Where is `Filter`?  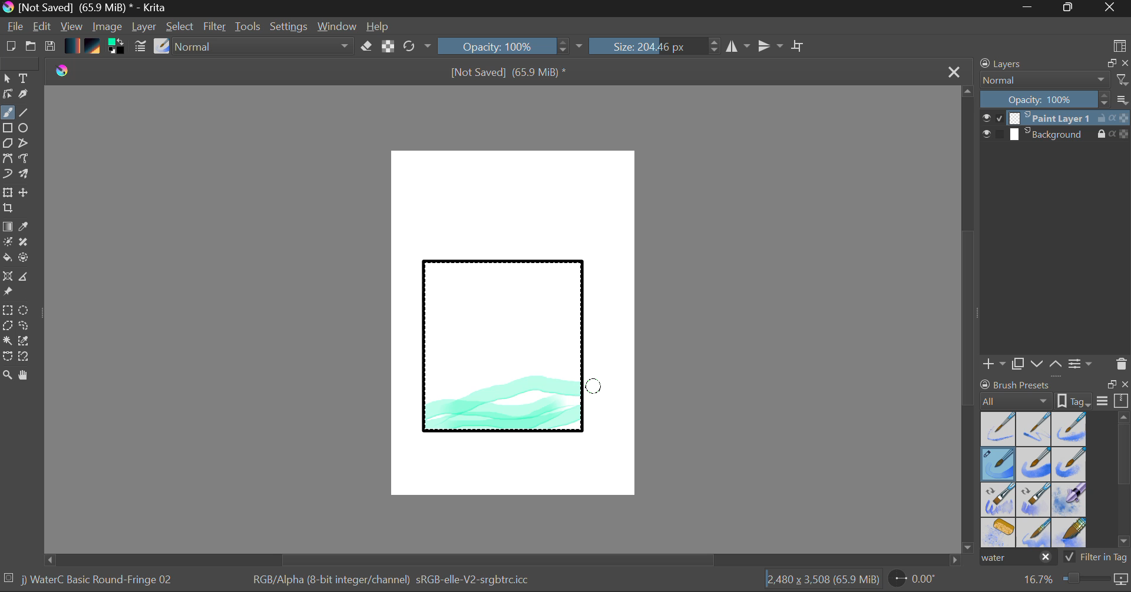 Filter is located at coordinates (216, 28).